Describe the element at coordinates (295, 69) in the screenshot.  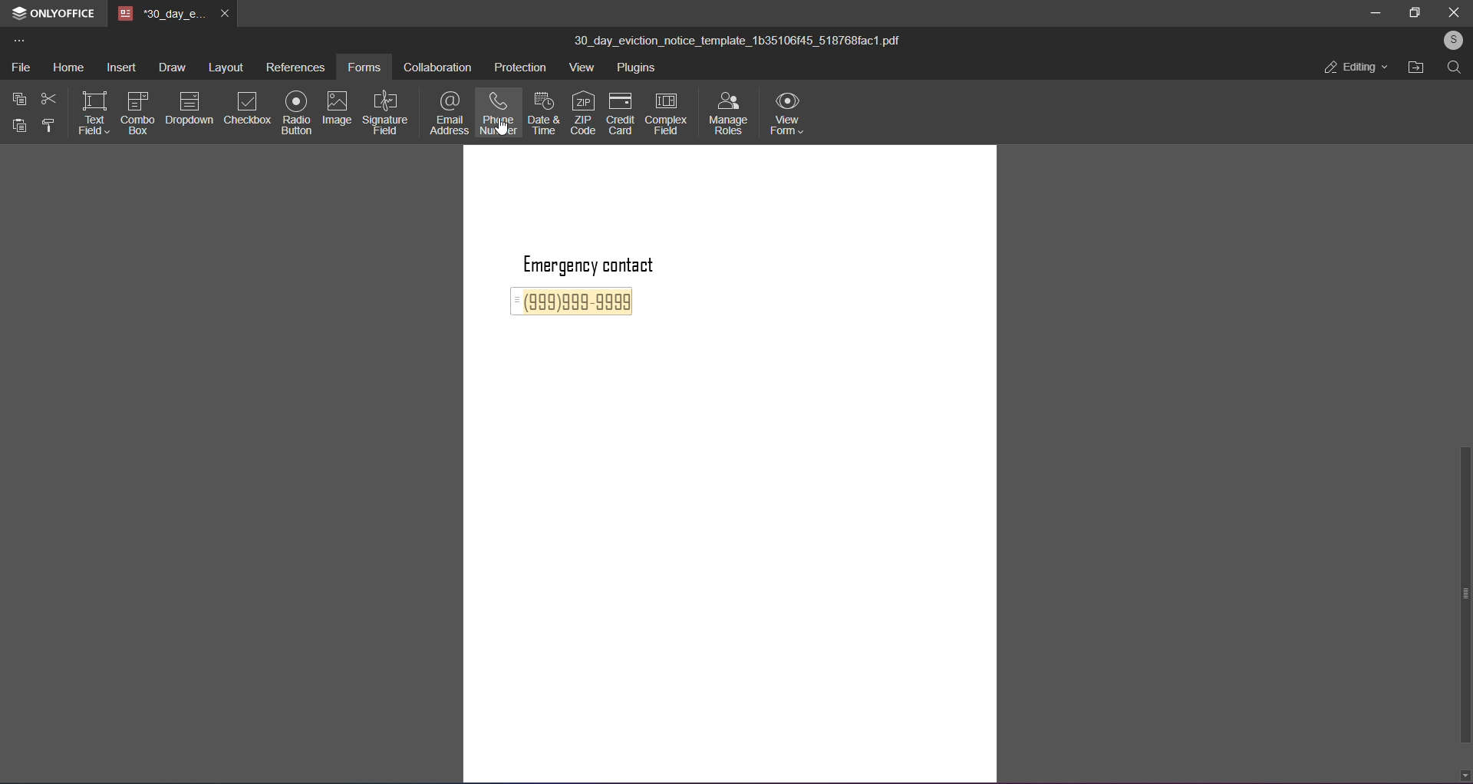
I see `references` at that location.